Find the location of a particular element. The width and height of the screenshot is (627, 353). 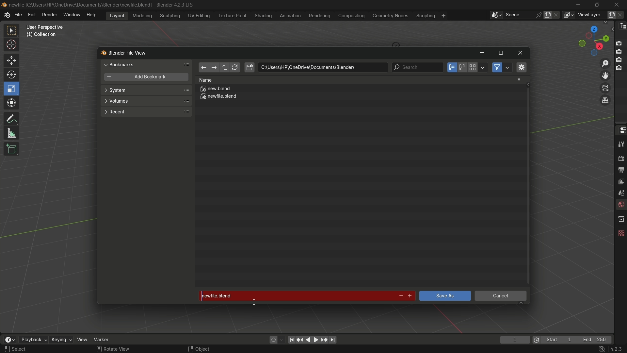

jump to keyframe is located at coordinates (324, 339).